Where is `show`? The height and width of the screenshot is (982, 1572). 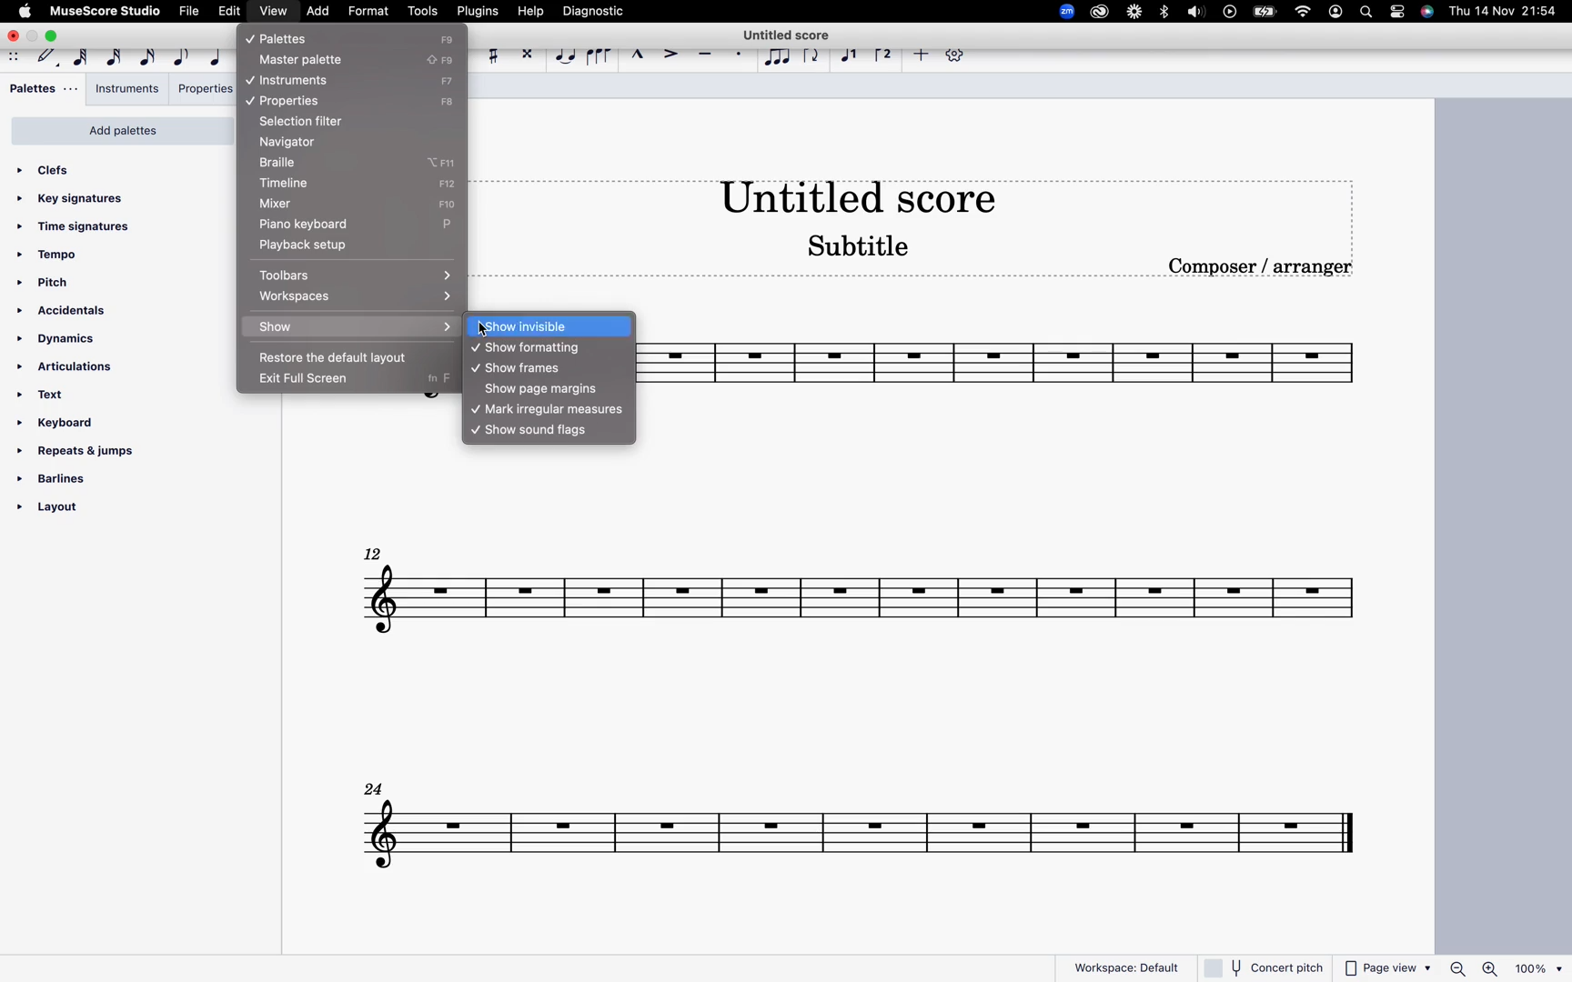
show is located at coordinates (349, 328).